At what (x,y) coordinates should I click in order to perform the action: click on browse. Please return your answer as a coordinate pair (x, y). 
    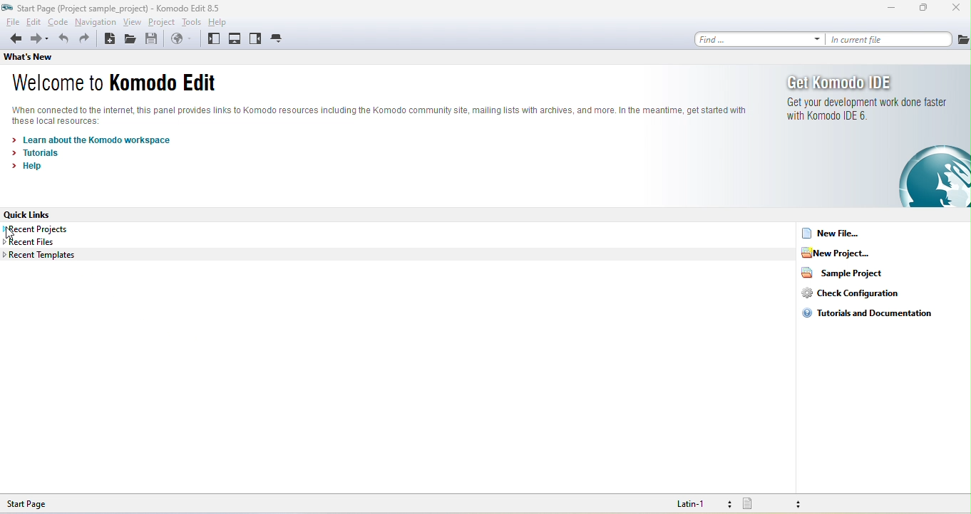
    Looking at the image, I should click on (182, 38).